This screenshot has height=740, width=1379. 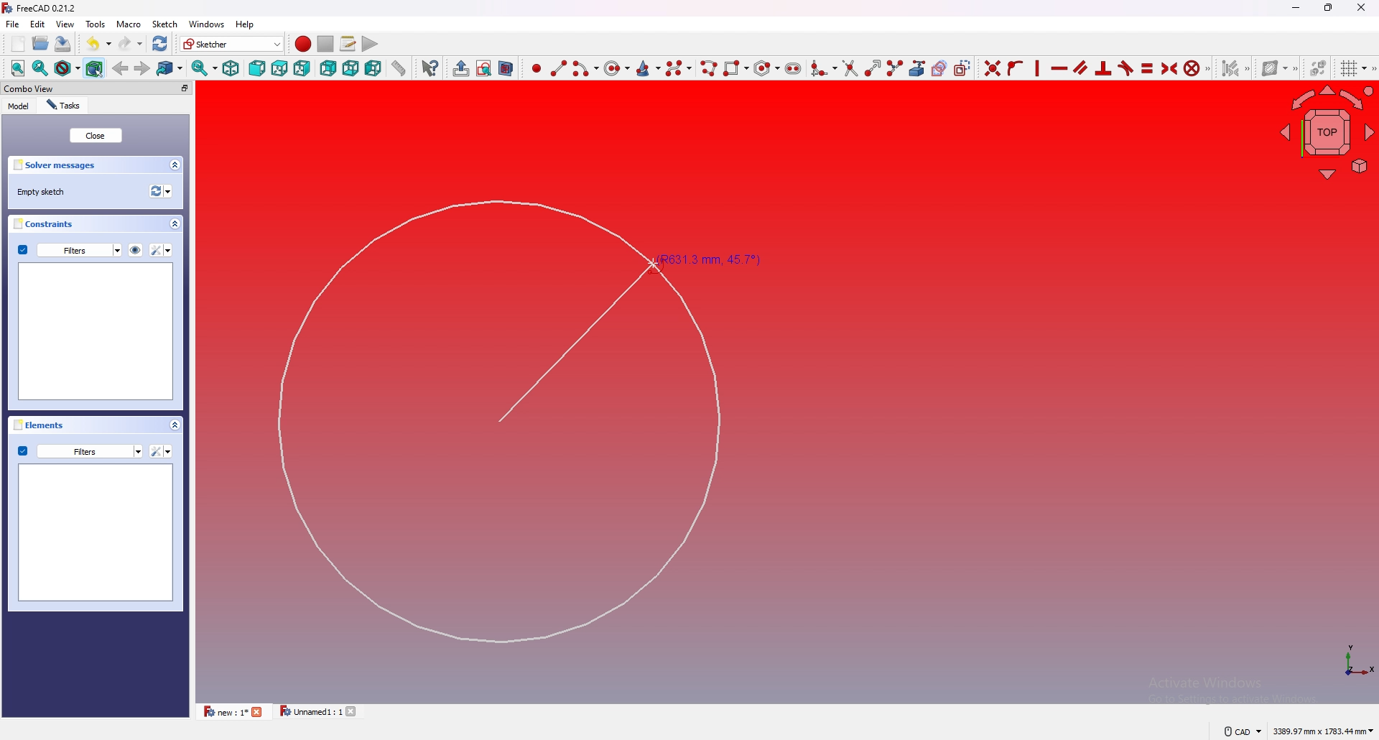 I want to click on FreeCAD 0.21.2, so click(x=41, y=8).